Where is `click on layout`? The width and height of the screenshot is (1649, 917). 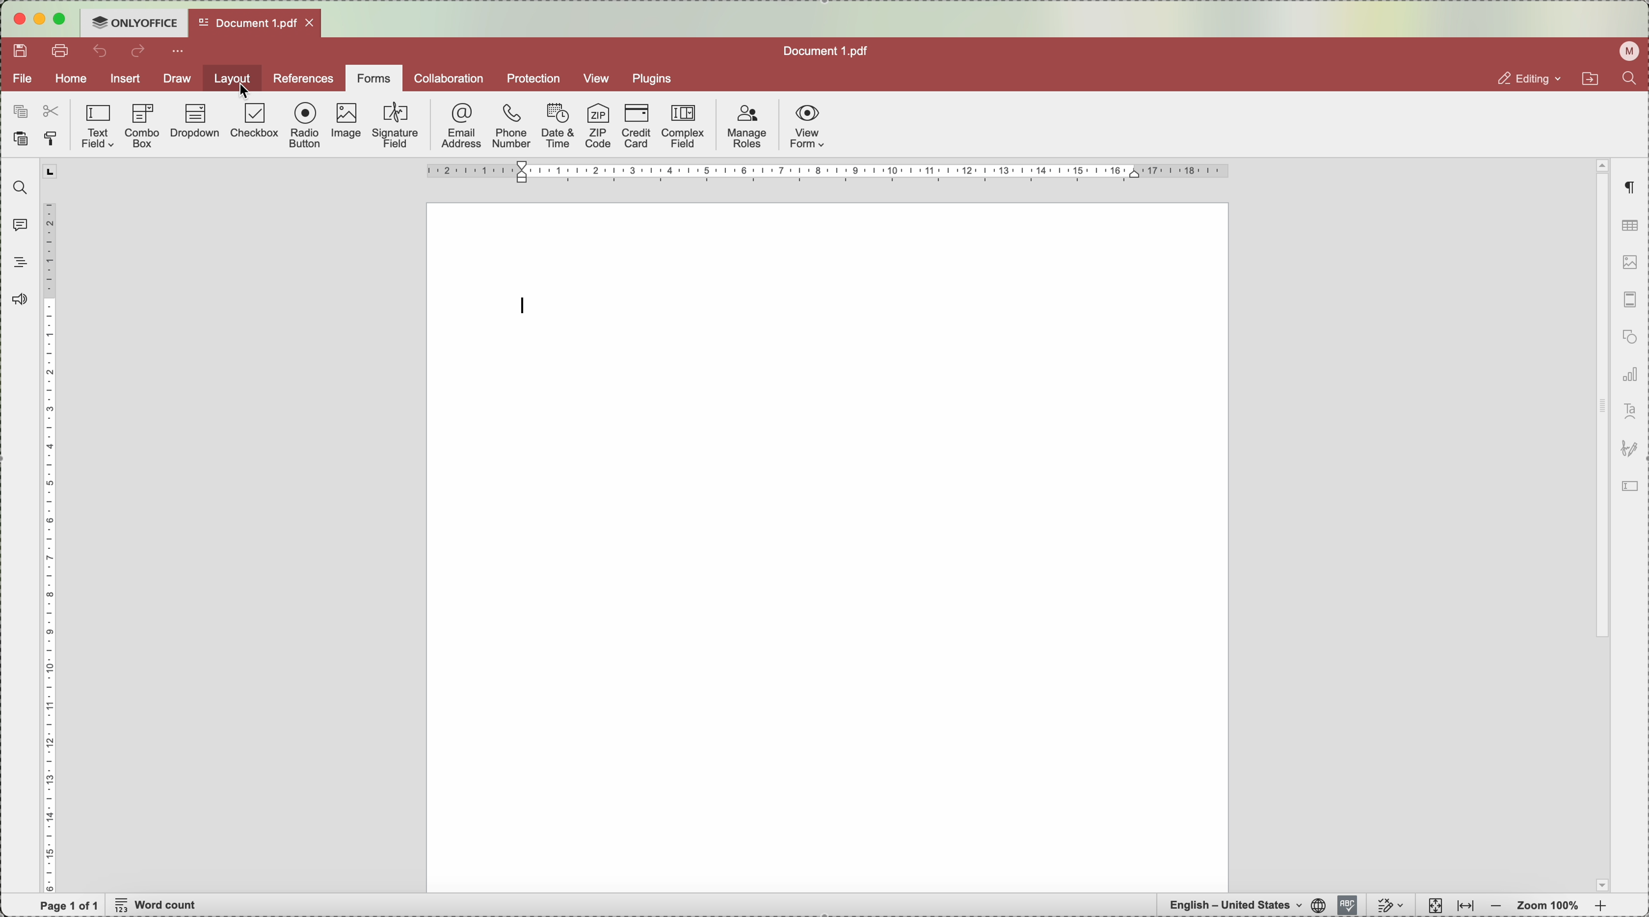
click on layout is located at coordinates (230, 83).